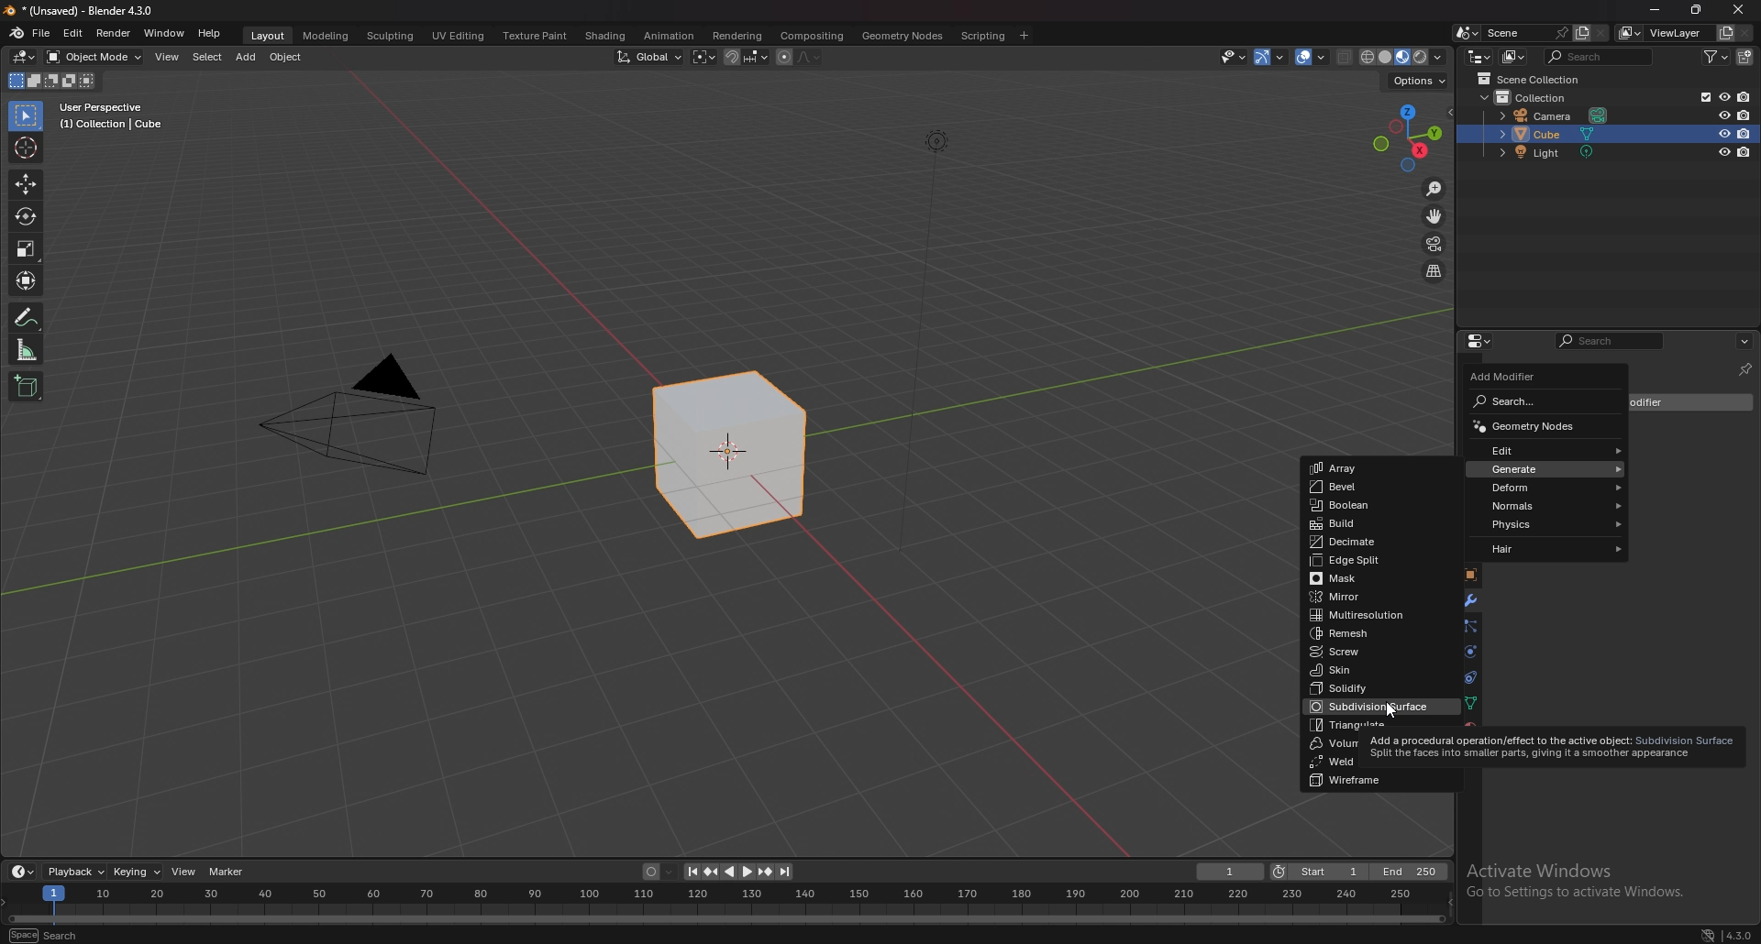  What do you see at coordinates (114, 115) in the screenshot?
I see `info` at bounding box center [114, 115].